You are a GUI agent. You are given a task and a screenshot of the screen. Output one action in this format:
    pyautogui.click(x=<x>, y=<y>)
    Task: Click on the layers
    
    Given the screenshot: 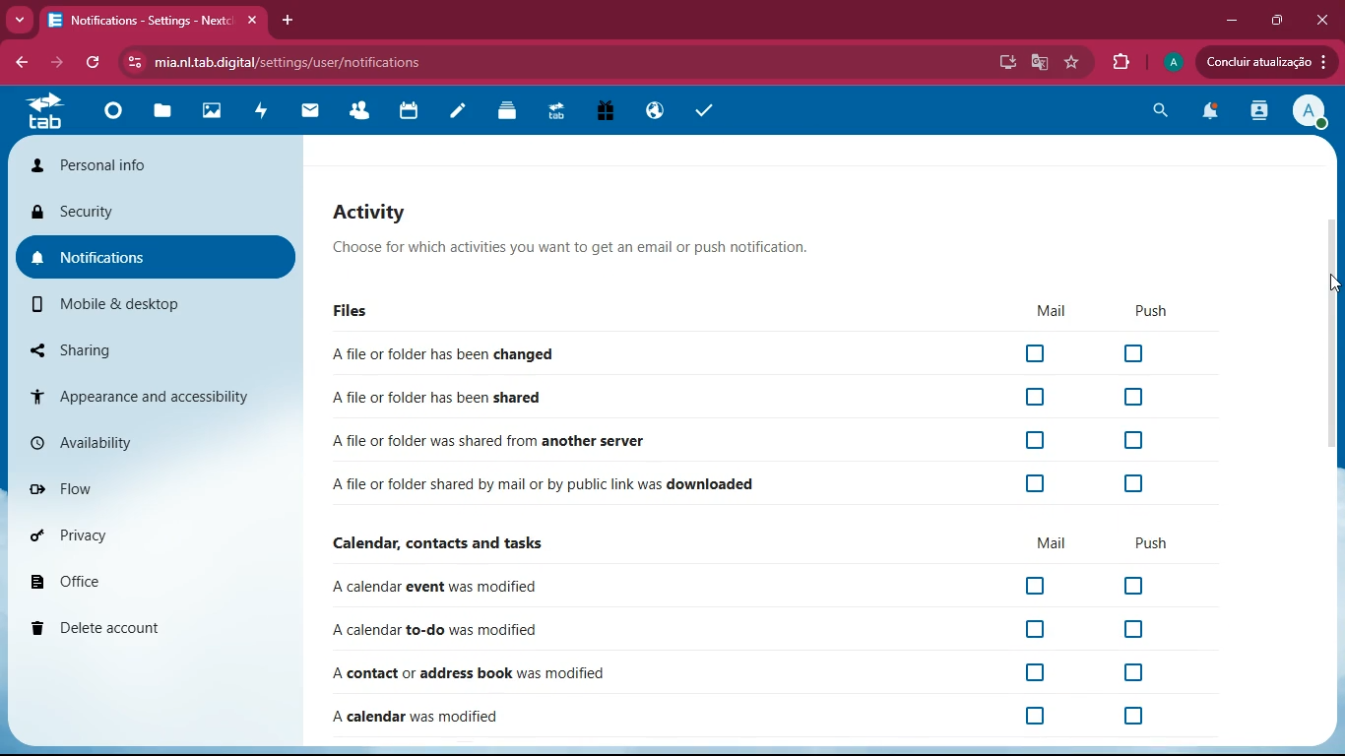 What is the action you would take?
    pyautogui.click(x=508, y=115)
    